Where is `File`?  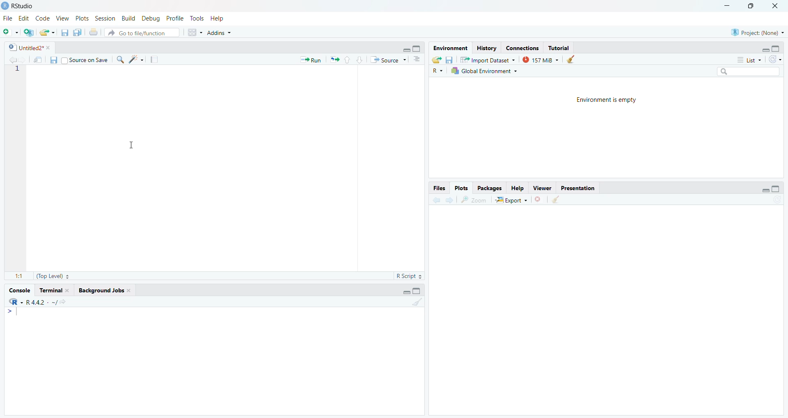 File is located at coordinates (7, 17).